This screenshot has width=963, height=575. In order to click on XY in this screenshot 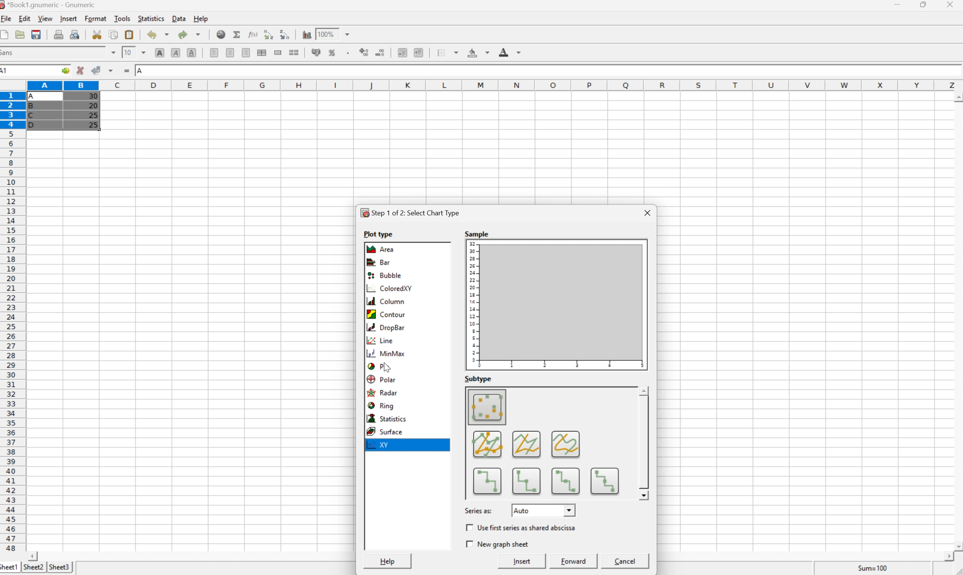, I will do `click(380, 445)`.